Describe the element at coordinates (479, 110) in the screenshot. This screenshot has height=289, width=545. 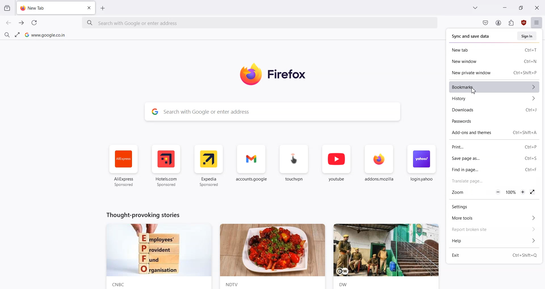
I see `Downloads` at that location.